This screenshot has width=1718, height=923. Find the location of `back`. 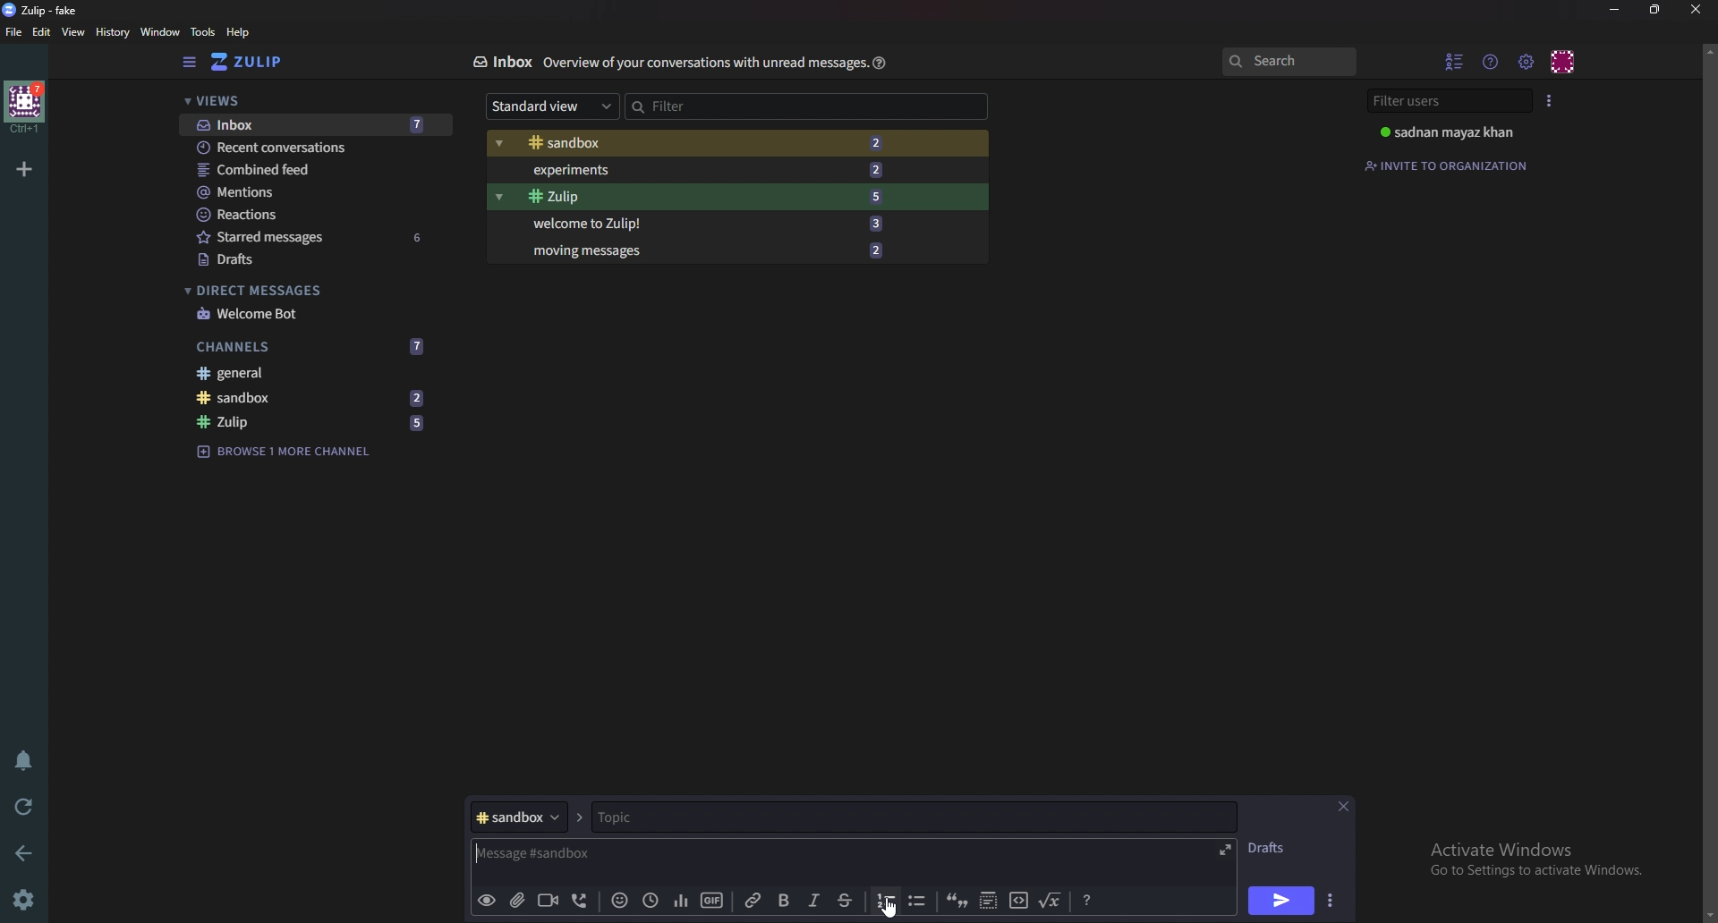

back is located at coordinates (28, 851).